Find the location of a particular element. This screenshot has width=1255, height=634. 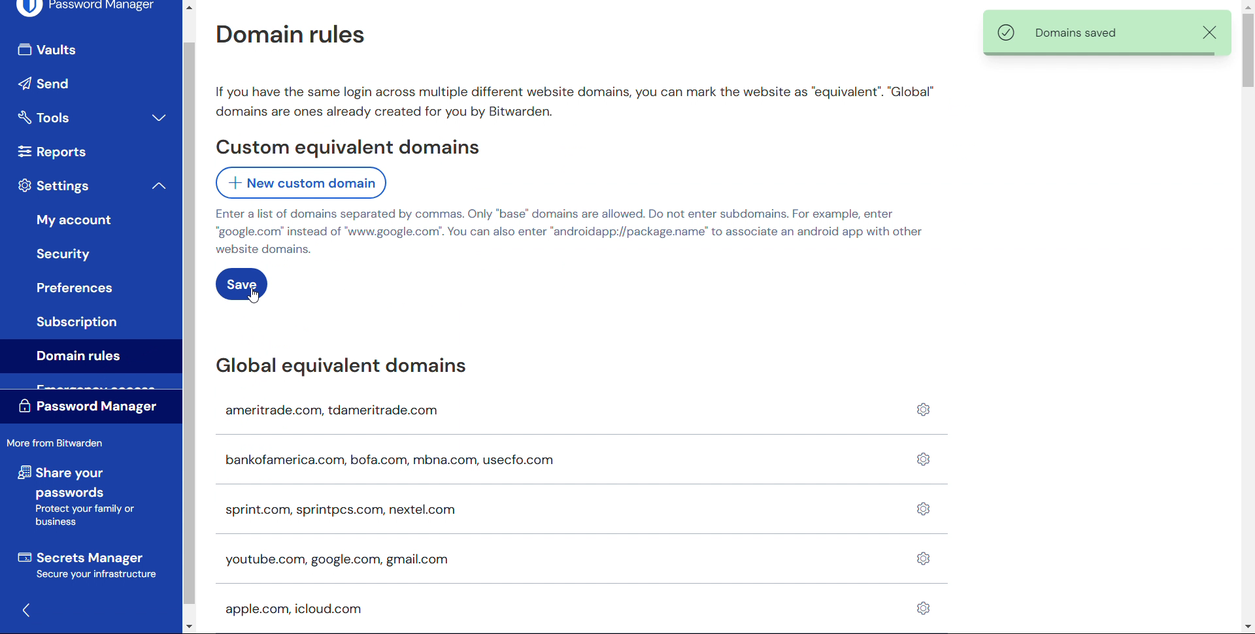

Enter a list of domains separated by commas. Only “base” domains are allowed. Do not enter subdomains. For example, enter
“google.com” instead of "www.google.com'. You can also enter “androidapp://package.name’ to associate an android app with other
website domains. is located at coordinates (569, 232).